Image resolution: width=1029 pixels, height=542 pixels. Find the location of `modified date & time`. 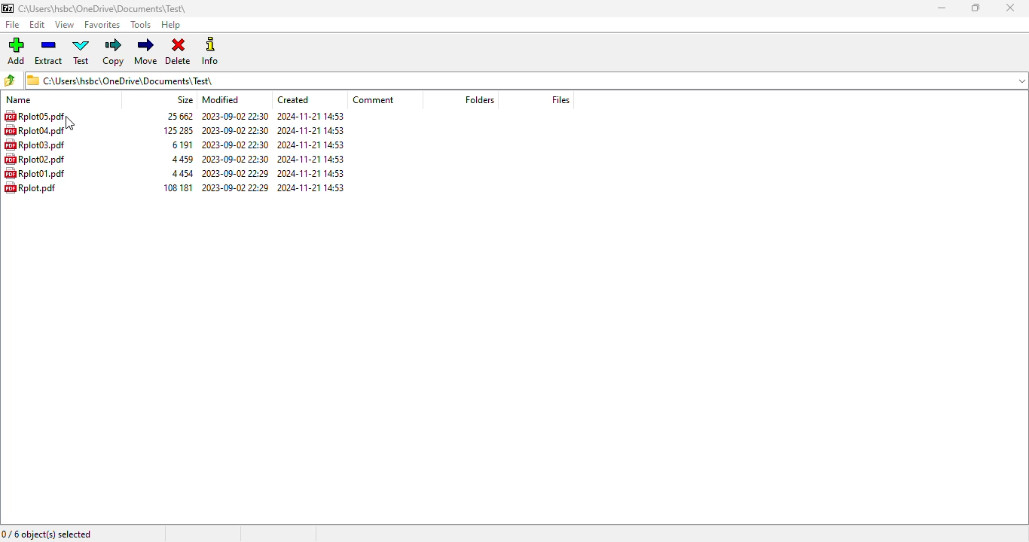

modified date & time is located at coordinates (236, 187).